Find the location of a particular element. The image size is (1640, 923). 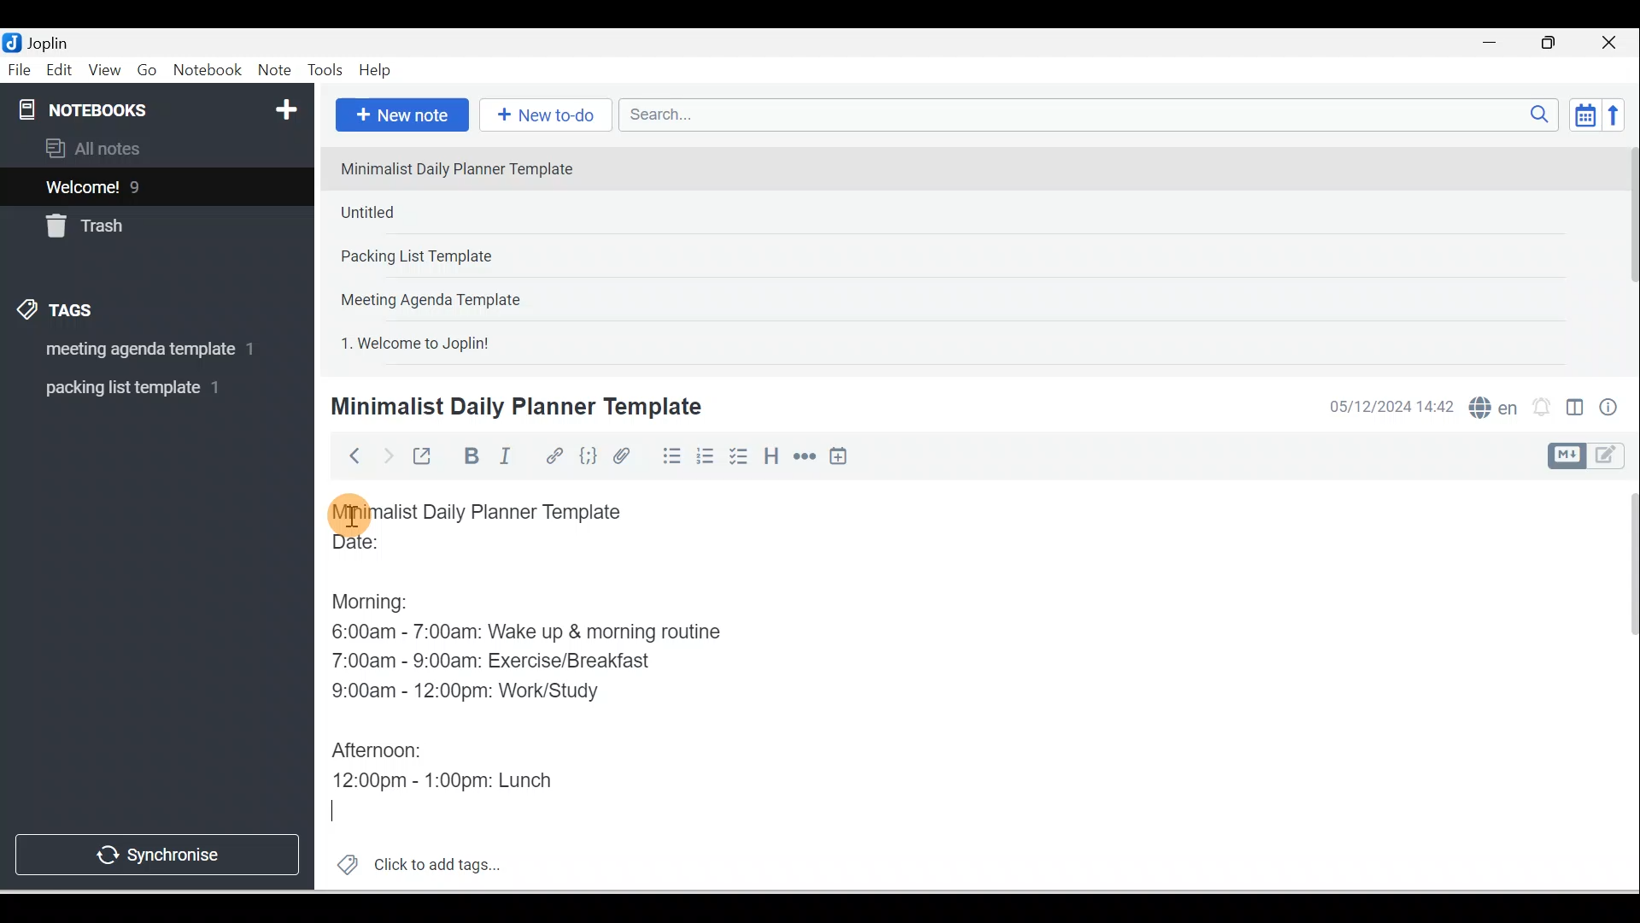

Edit is located at coordinates (61, 71).